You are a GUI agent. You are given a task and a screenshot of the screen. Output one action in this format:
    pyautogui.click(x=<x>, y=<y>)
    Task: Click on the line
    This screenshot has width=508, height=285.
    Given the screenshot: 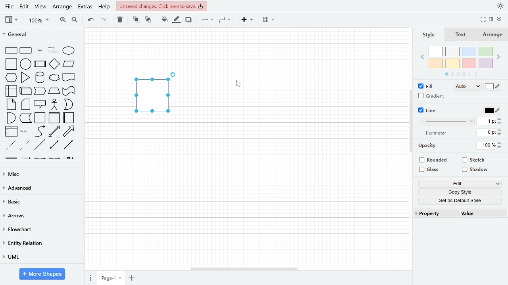 What is the action you would take?
    pyautogui.click(x=40, y=145)
    